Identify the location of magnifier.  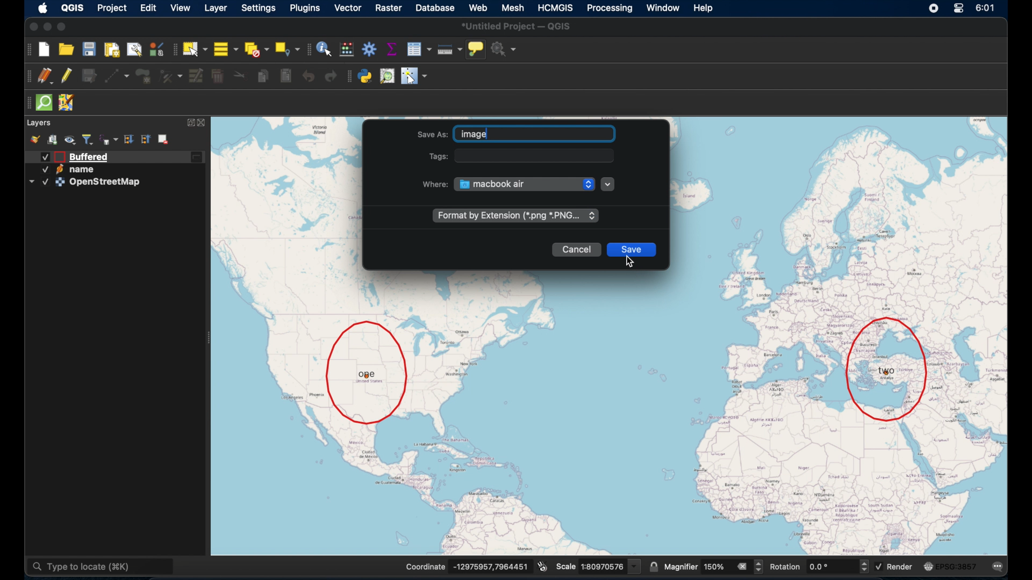
(682, 567).